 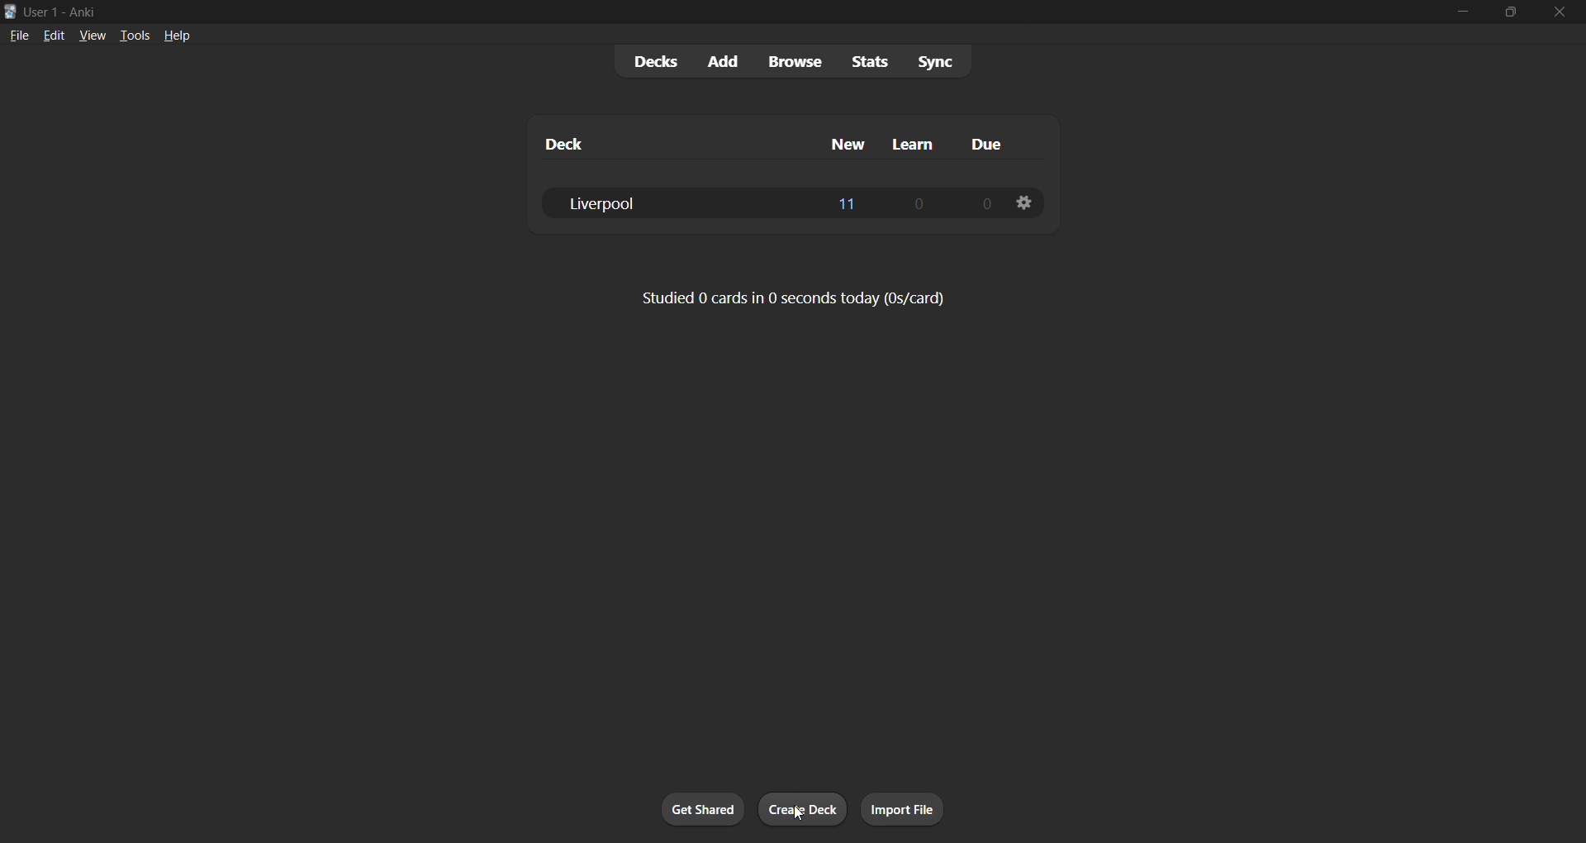 I want to click on import file, so click(x=901, y=811).